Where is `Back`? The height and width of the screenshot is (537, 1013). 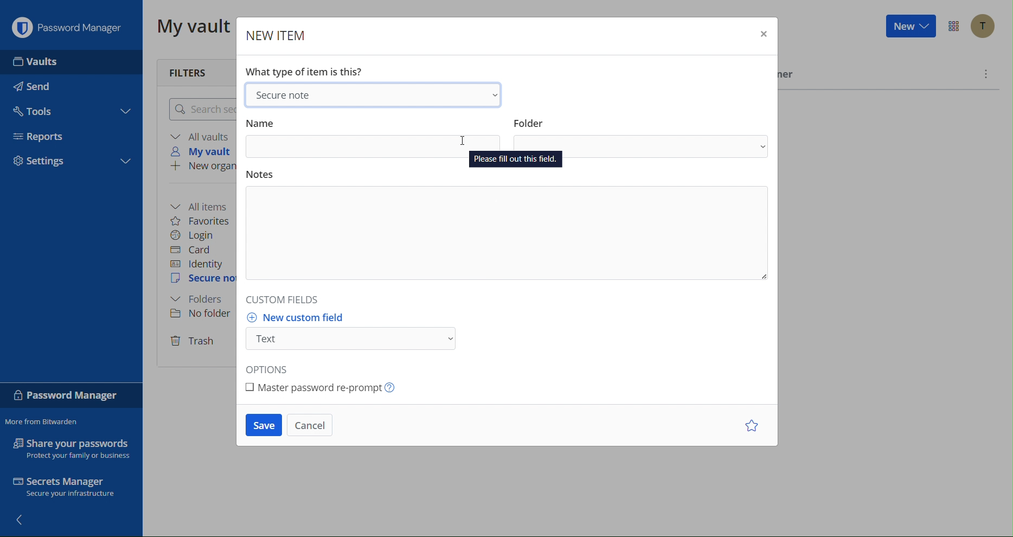 Back is located at coordinates (23, 521).